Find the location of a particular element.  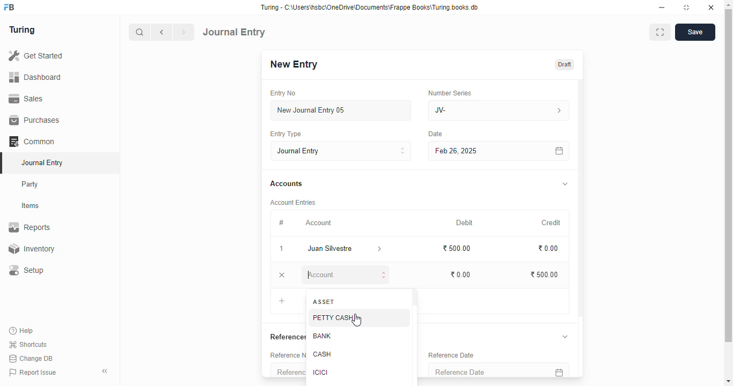

toggle maximize is located at coordinates (687, 8).